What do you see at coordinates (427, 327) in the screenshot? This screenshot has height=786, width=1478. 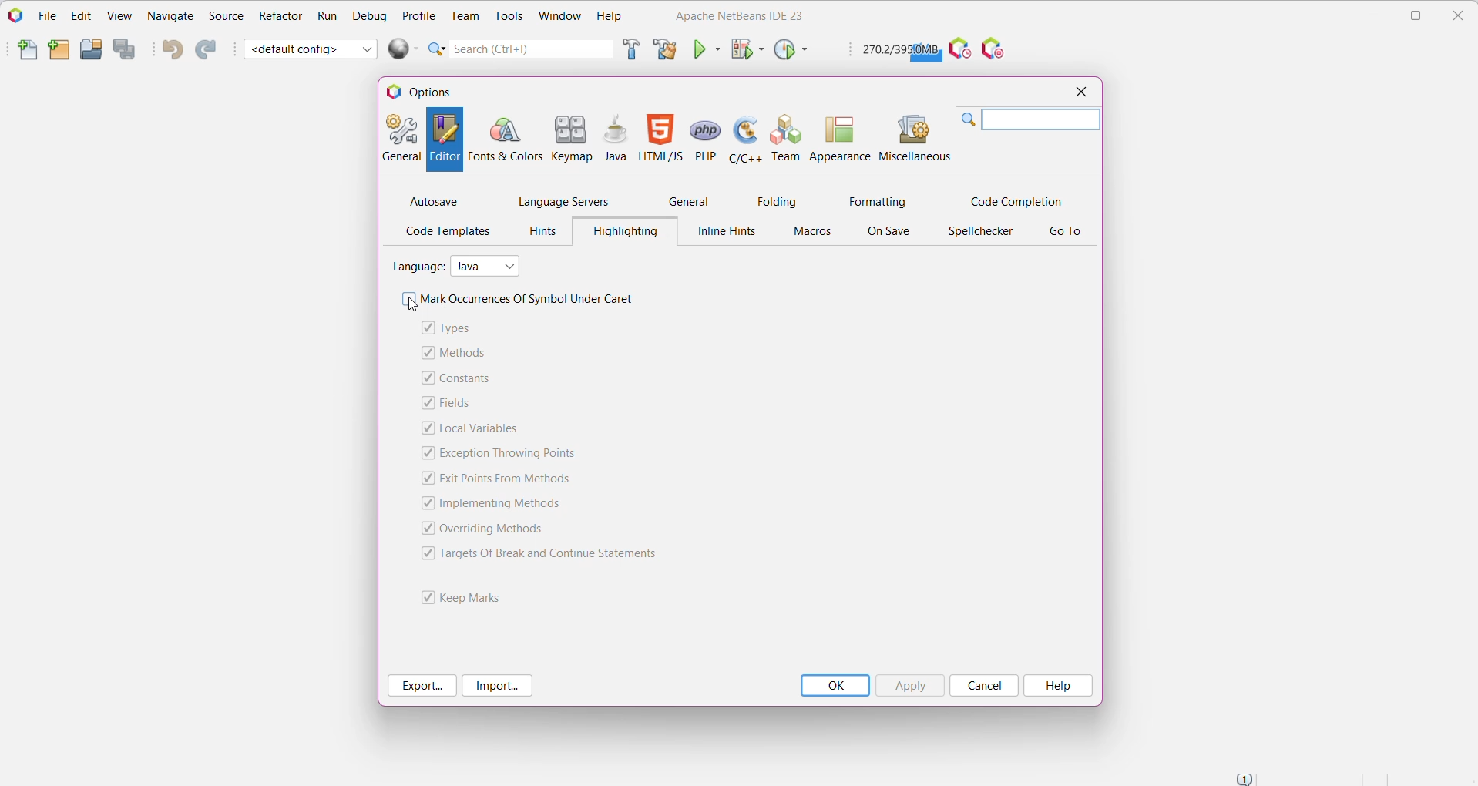 I see `checkbox` at bounding box center [427, 327].